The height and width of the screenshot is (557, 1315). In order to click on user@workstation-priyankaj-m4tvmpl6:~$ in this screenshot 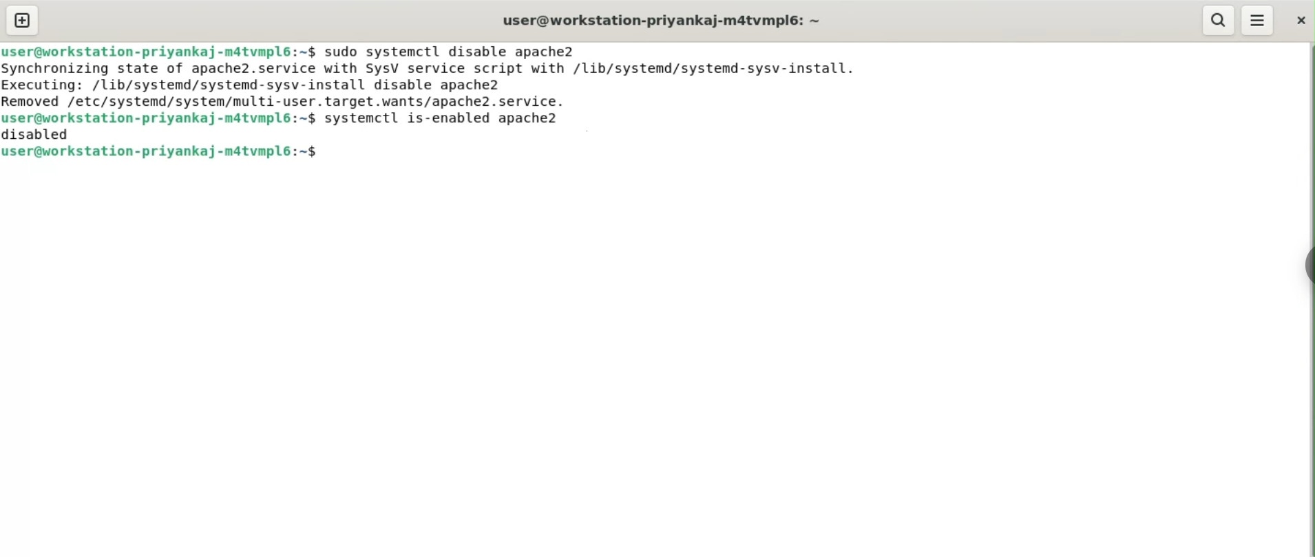, I will do `click(158, 118)`.